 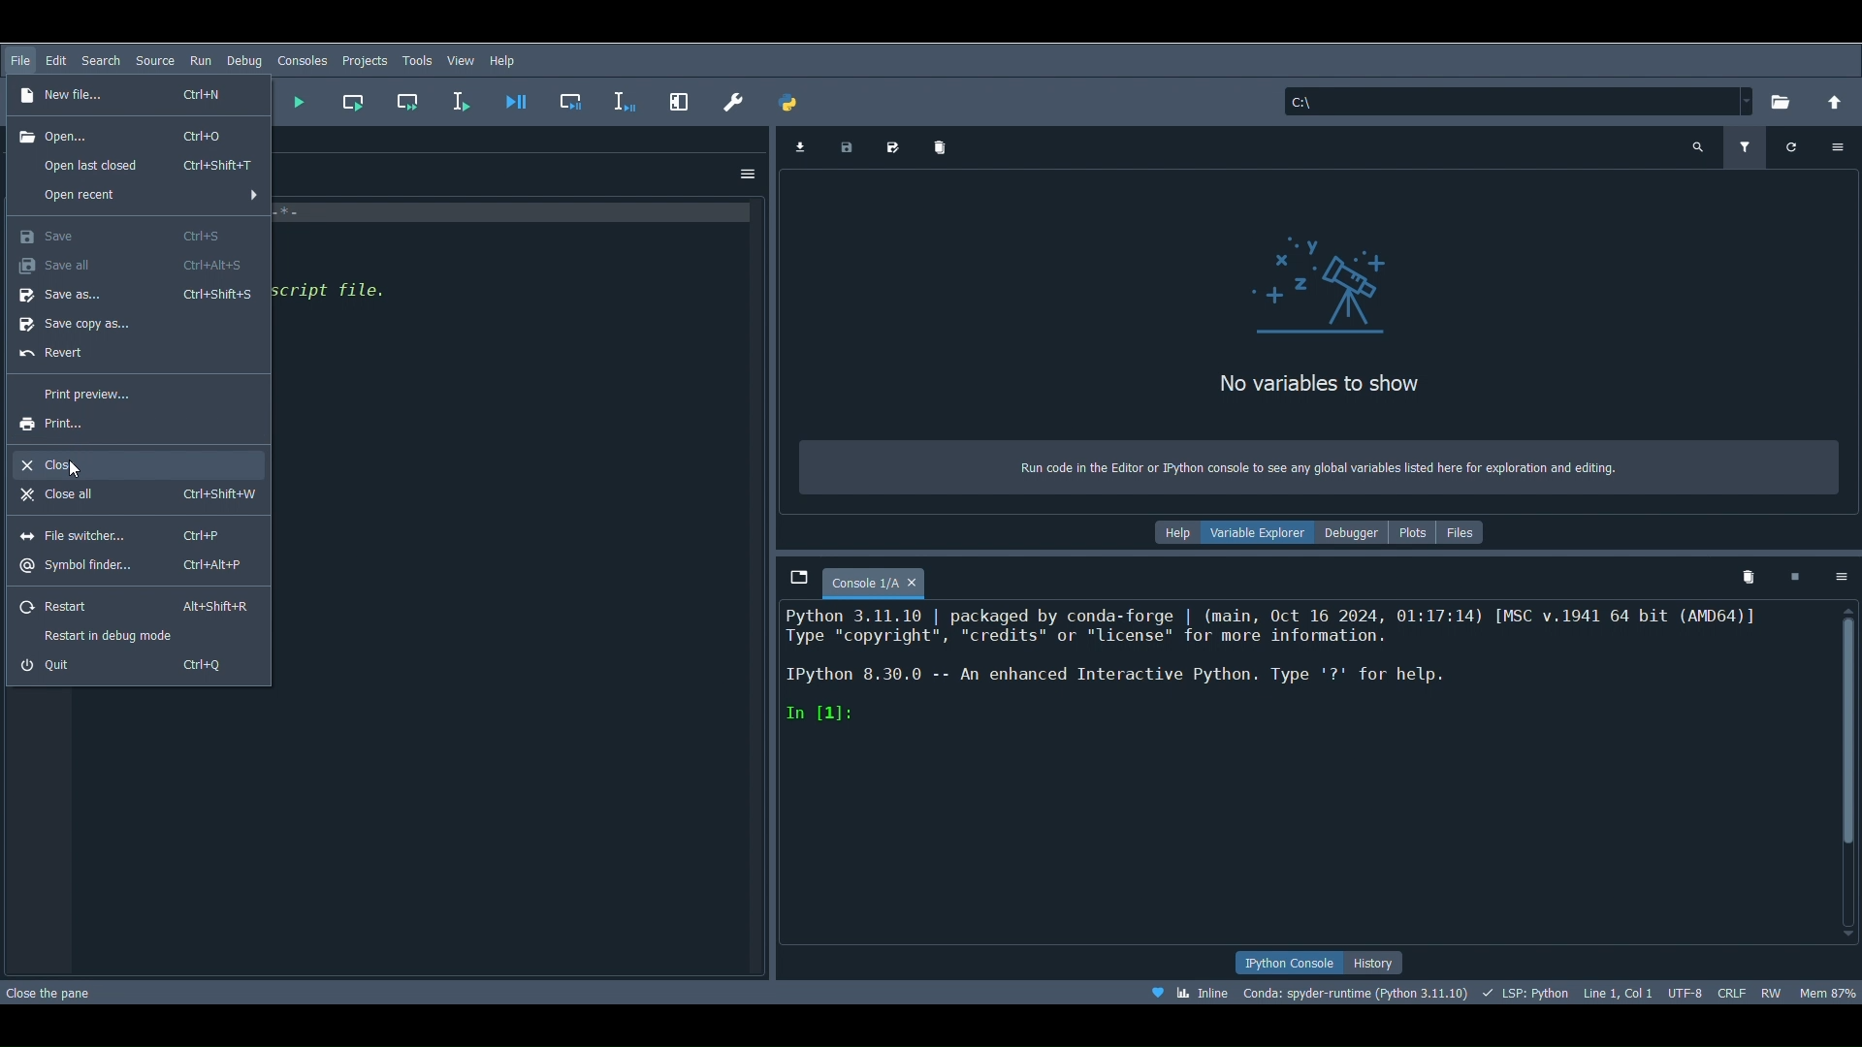 What do you see at coordinates (1734, 990) in the screenshot?
I see `File EOL Status` at bounding box center [1734, 990].